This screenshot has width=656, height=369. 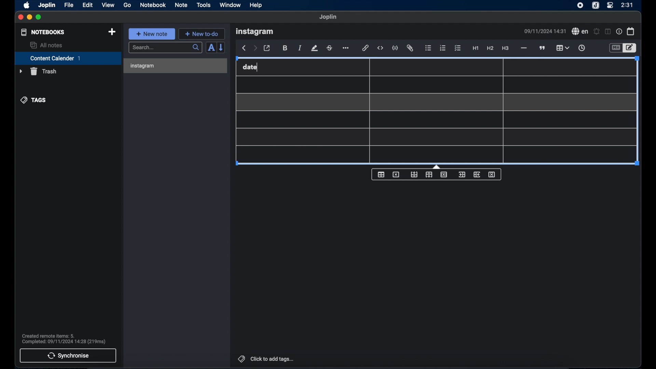 I want to click on toggle editor, so click(x=615, y=47).